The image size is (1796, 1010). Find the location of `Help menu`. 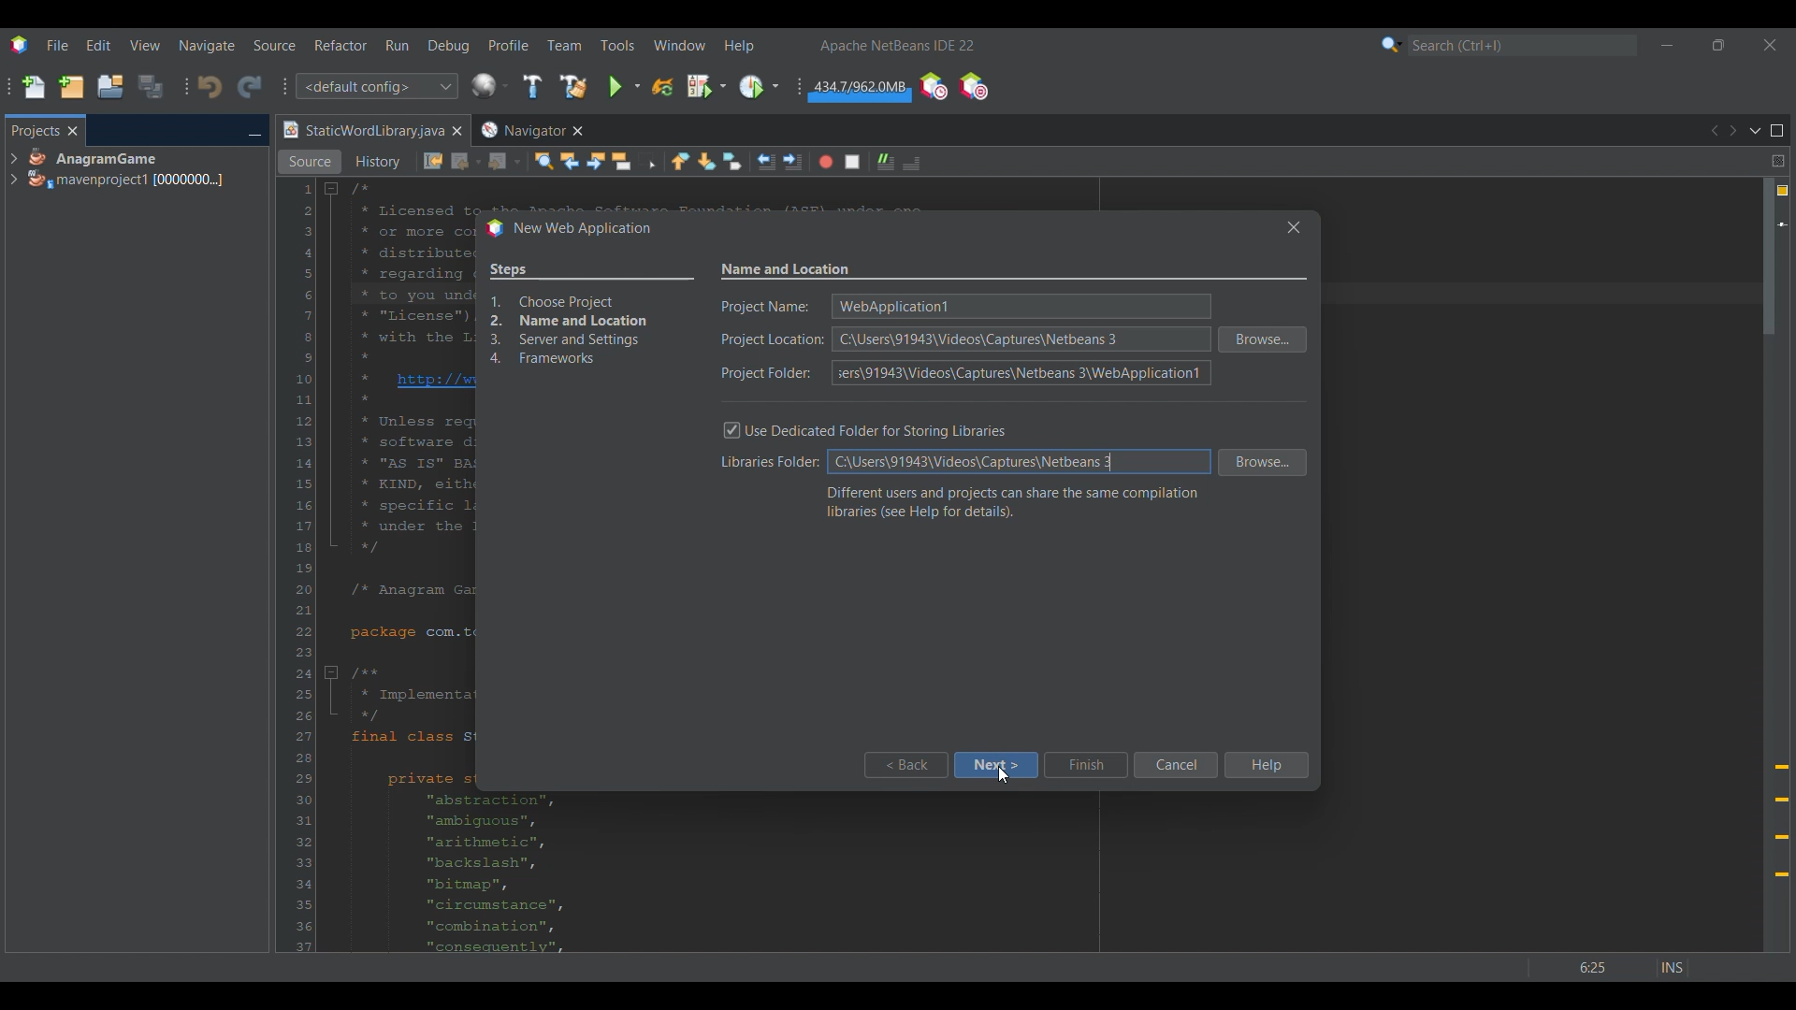

Help menu is located at coordinates (739, 46).